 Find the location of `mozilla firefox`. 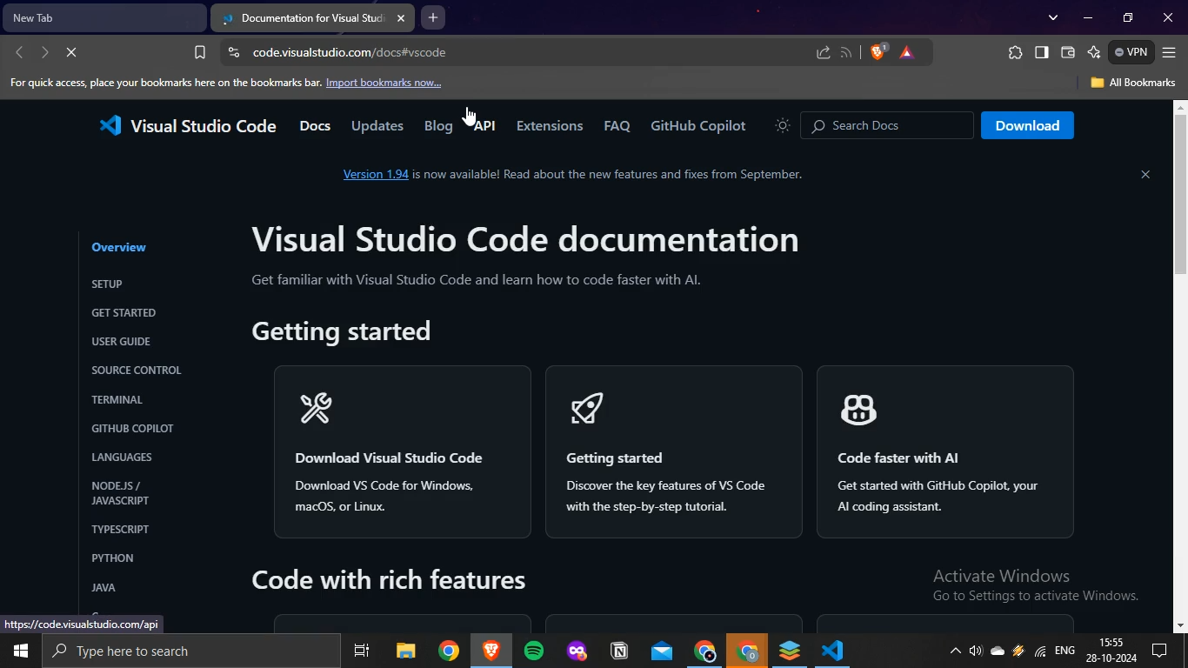

mozilla firefox is located at coordinates (576, 651).